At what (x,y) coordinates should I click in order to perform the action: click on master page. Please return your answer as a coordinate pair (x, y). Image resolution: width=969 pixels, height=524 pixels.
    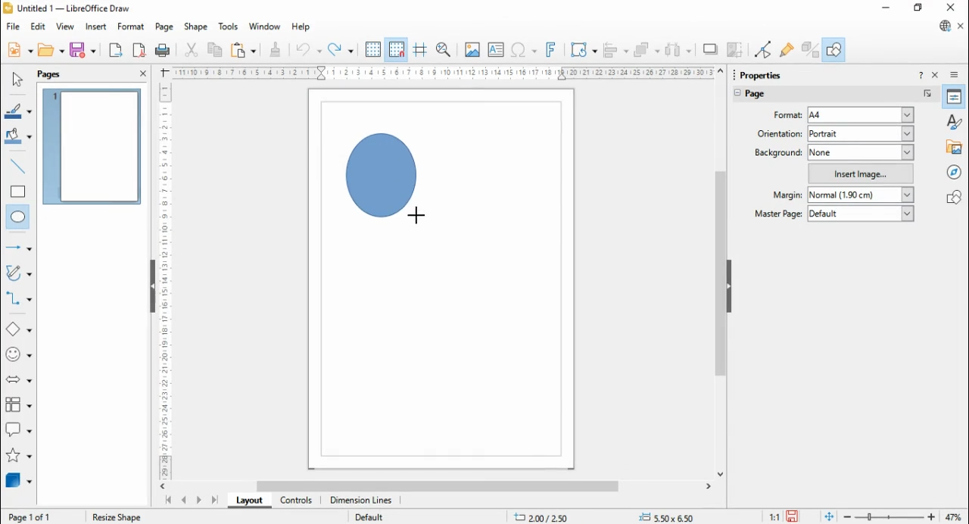
    Looking at the image, I should click on (780, 214).